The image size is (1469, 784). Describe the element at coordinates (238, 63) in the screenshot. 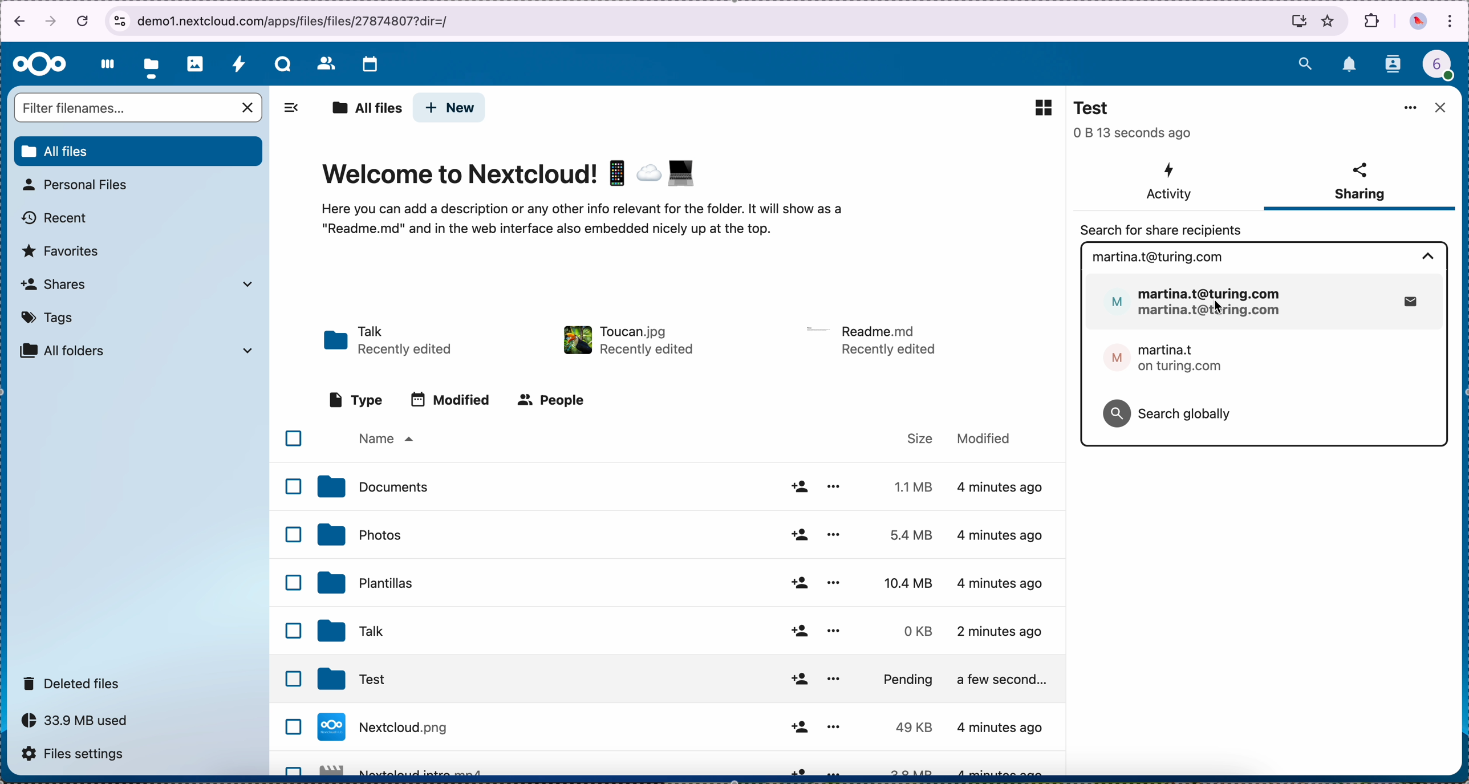

I see `activity` at that location.